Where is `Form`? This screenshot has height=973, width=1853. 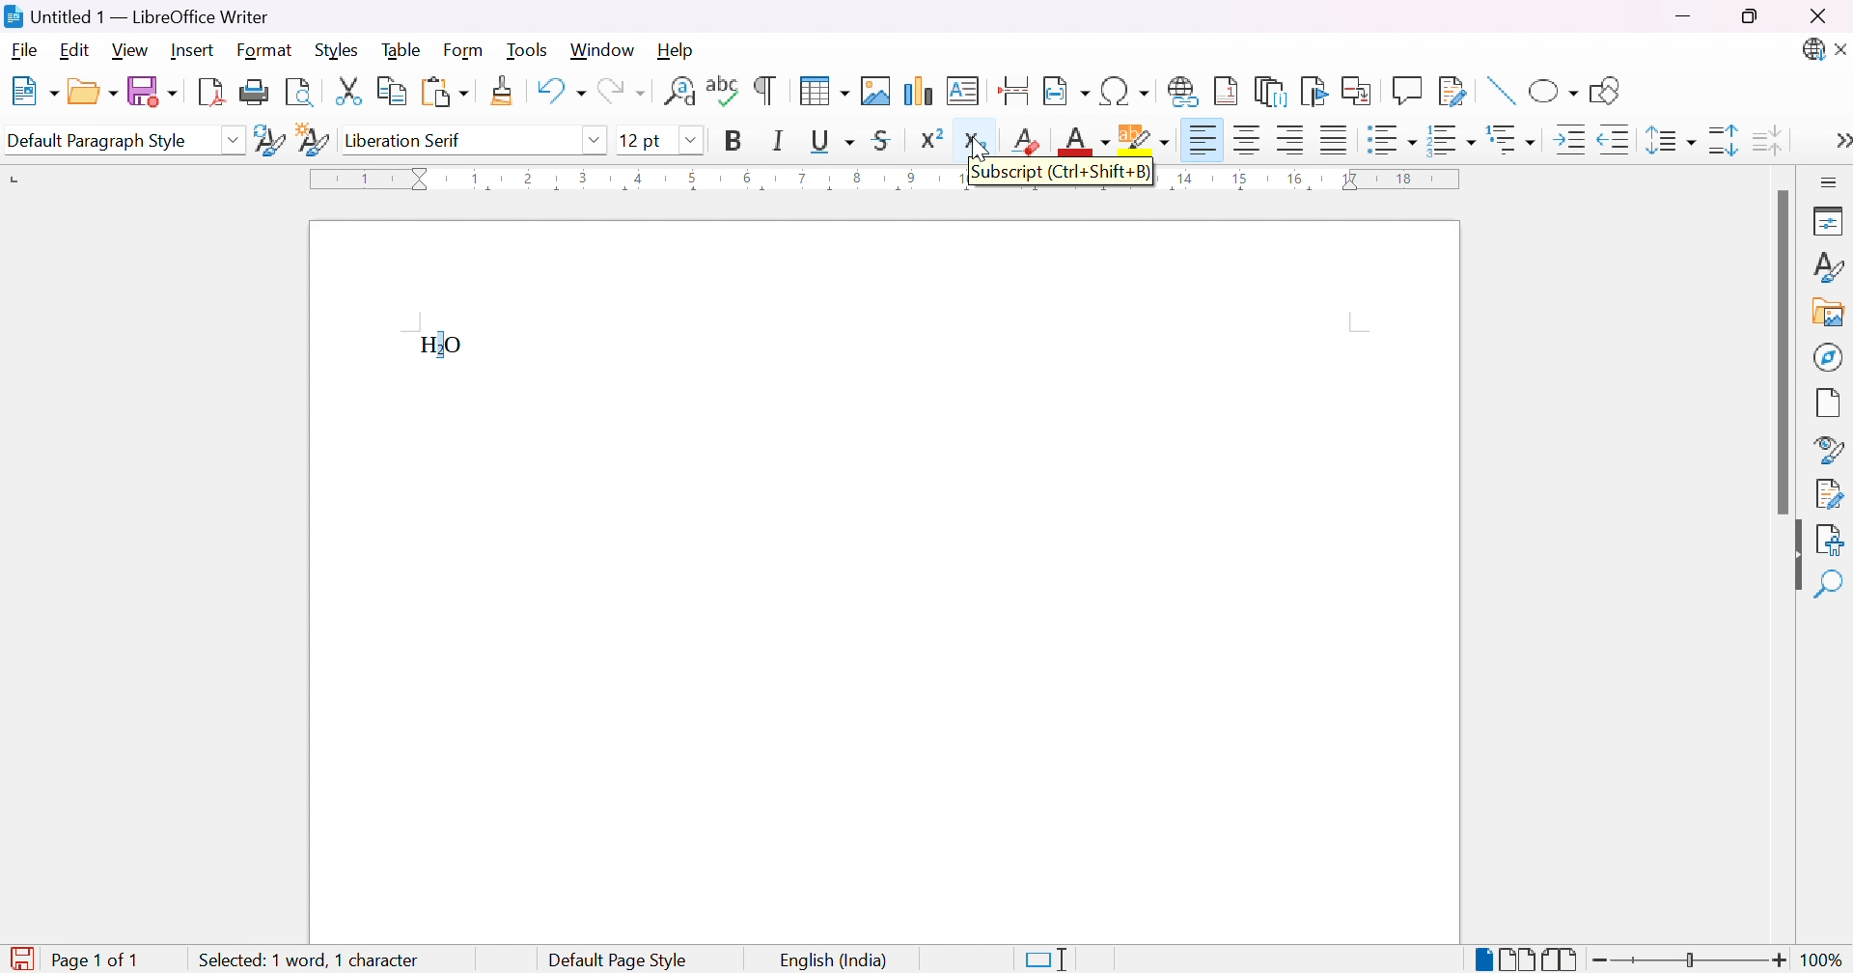 Form is located at coordinates (468, 51).